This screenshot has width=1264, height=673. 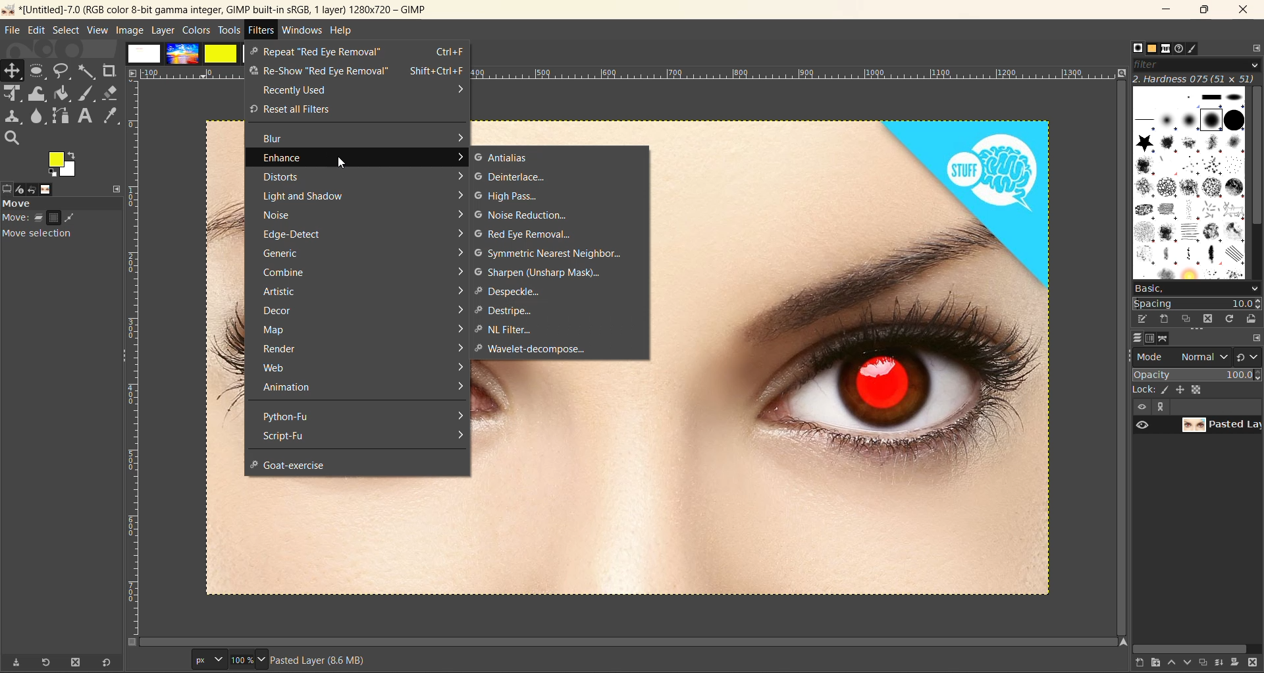 I want to click on select, so click(x=65, y=30).